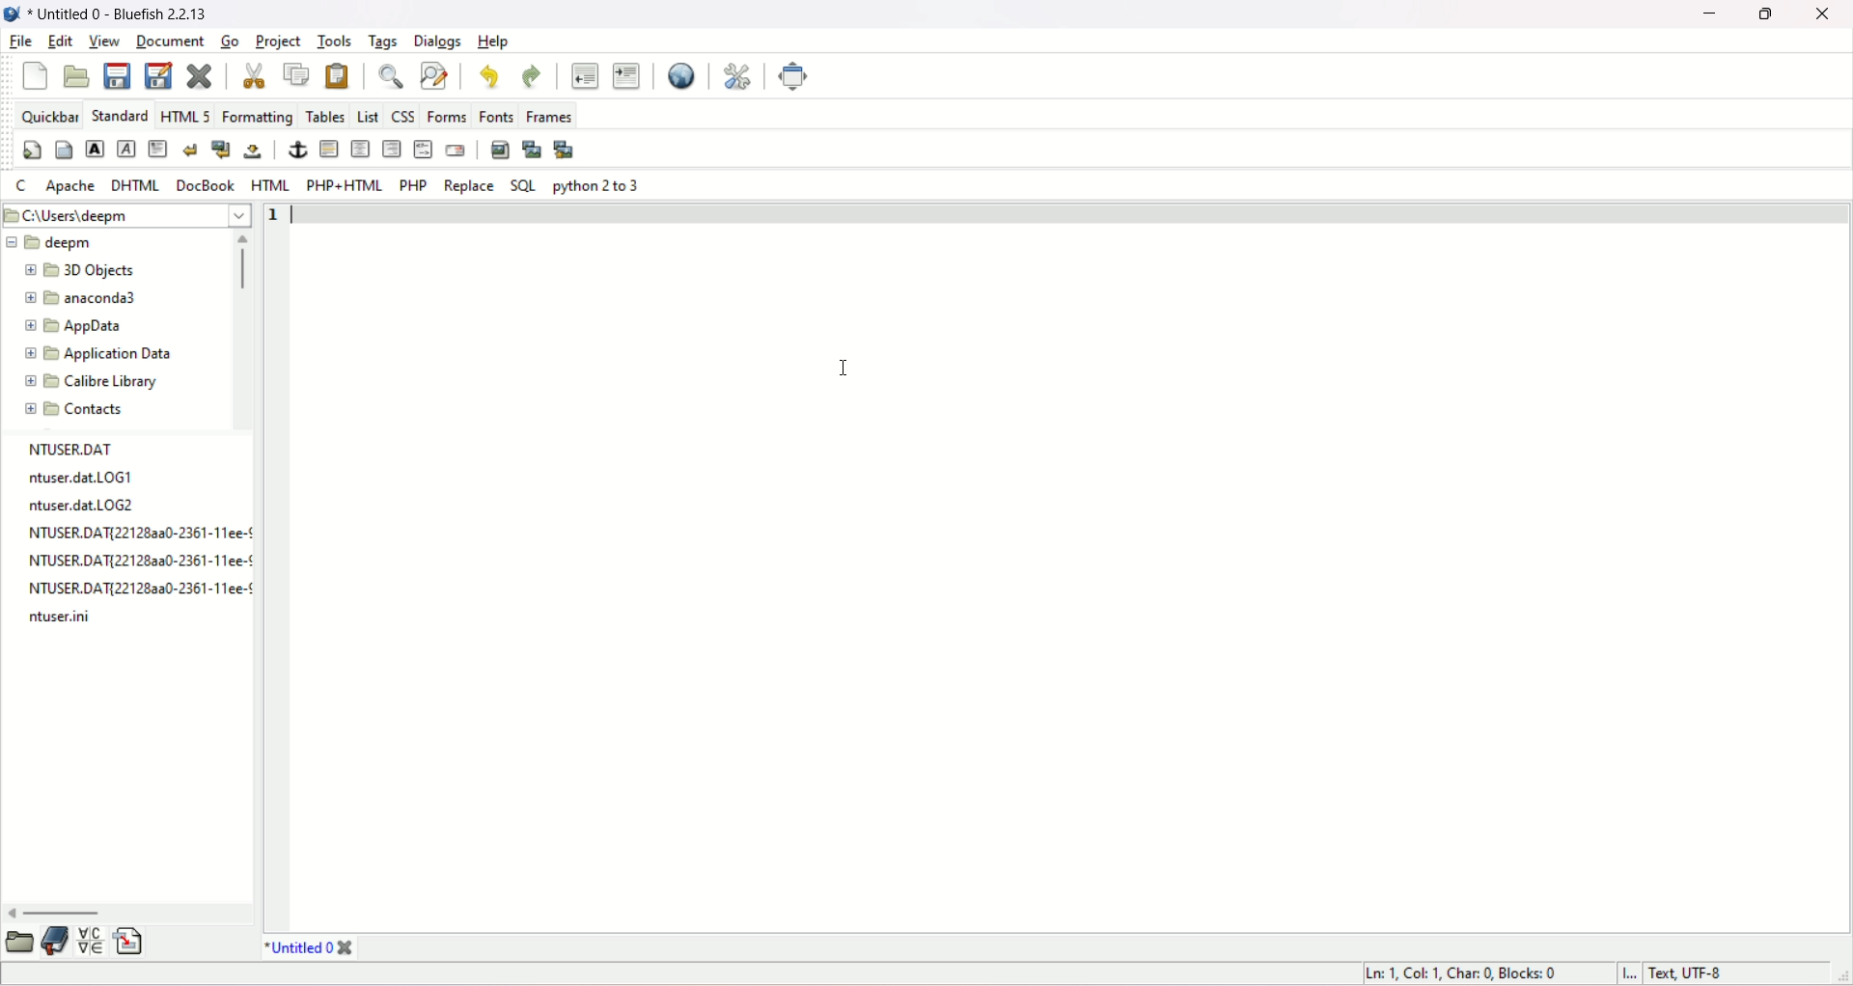 The height and width of the screenshot is (986, 1853). What do you see at coordinates (1713, 14) in the screenshot?
I see `minimize` at bounding box center [1713, 14].